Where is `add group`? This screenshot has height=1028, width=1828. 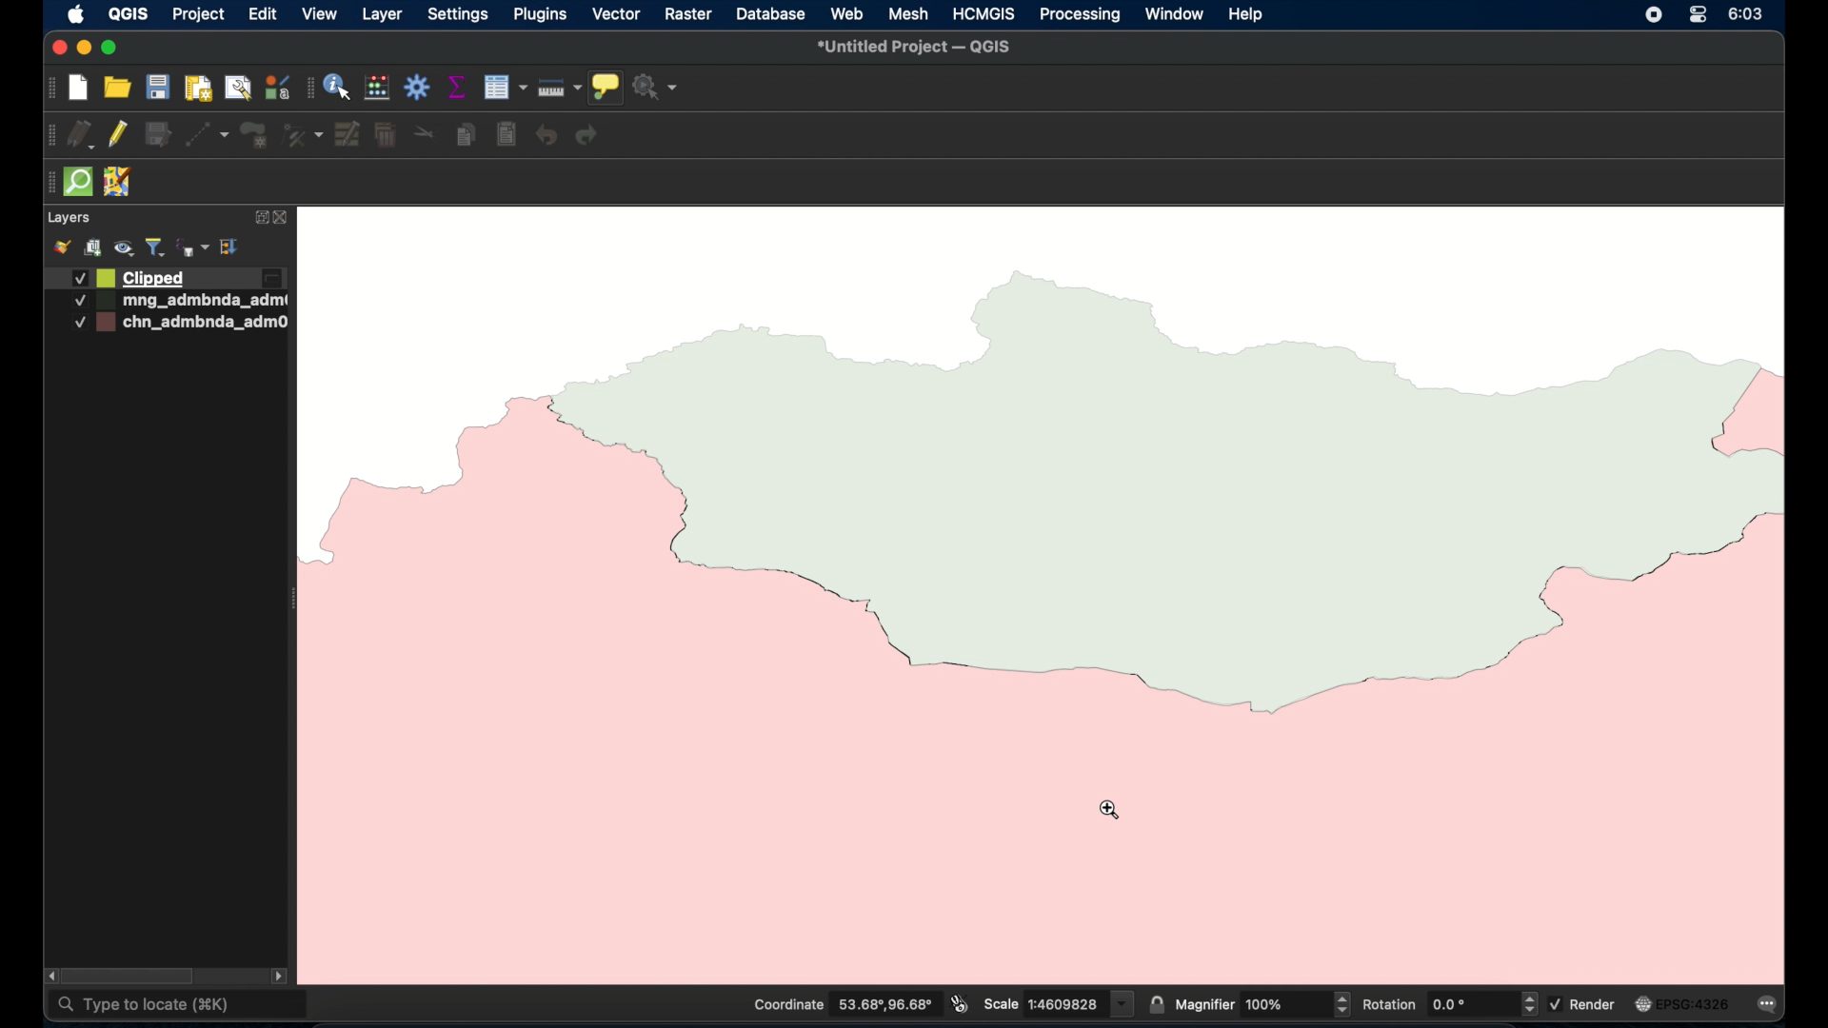
add group is located at coordinates (92, 247).